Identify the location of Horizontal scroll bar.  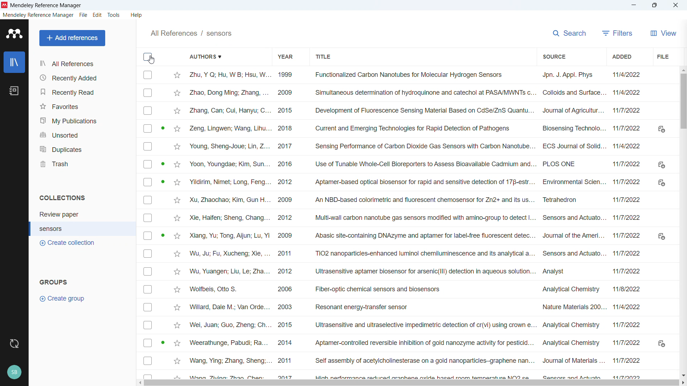
(411, 383).